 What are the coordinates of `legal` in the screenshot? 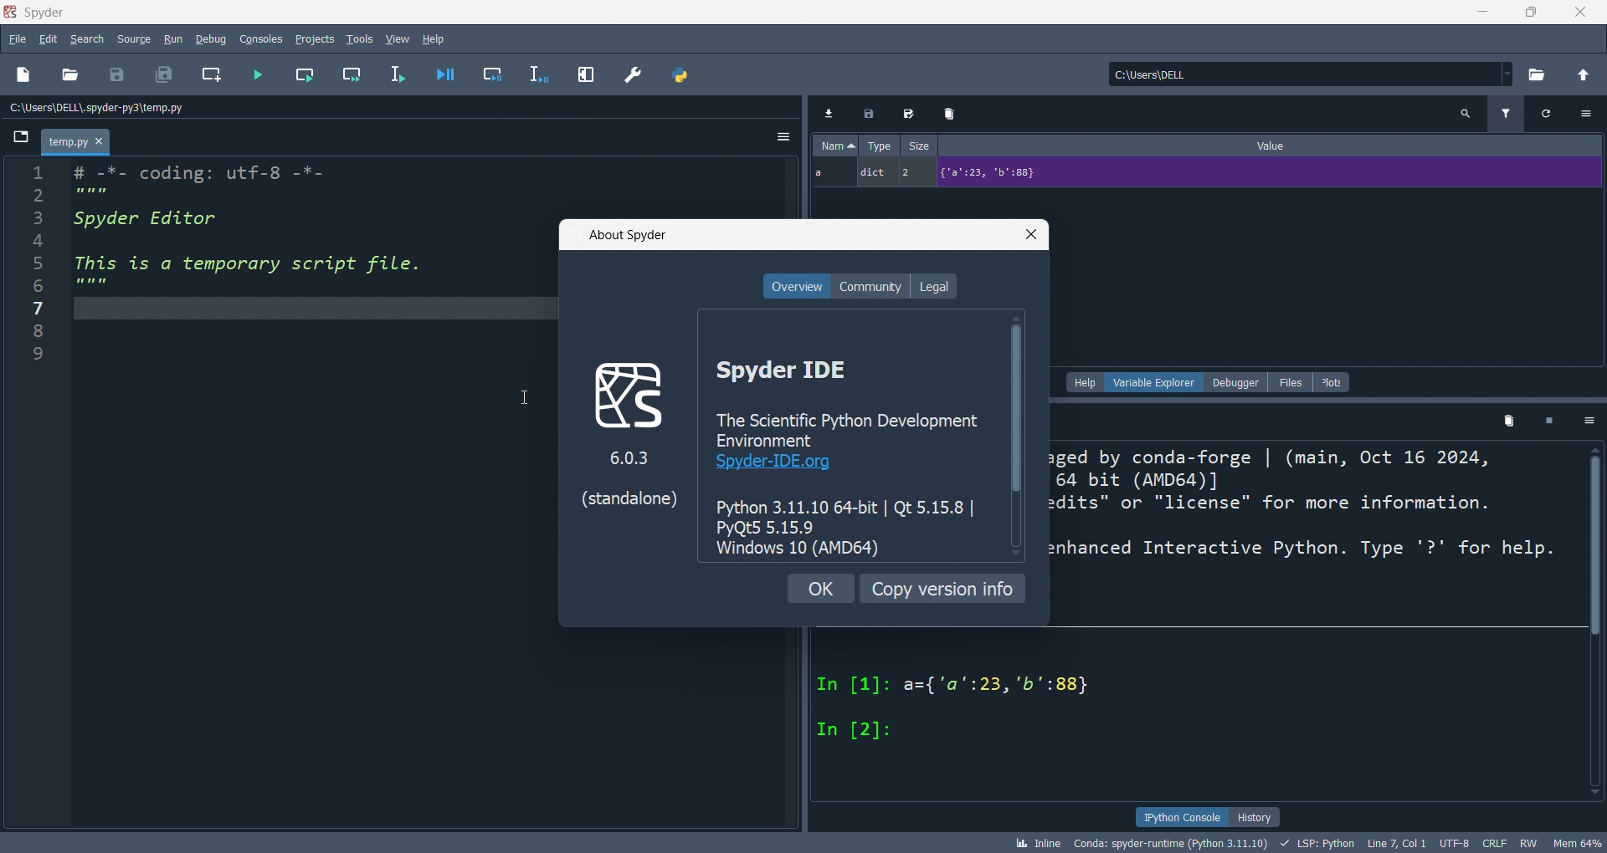 It's located at (934, 285).